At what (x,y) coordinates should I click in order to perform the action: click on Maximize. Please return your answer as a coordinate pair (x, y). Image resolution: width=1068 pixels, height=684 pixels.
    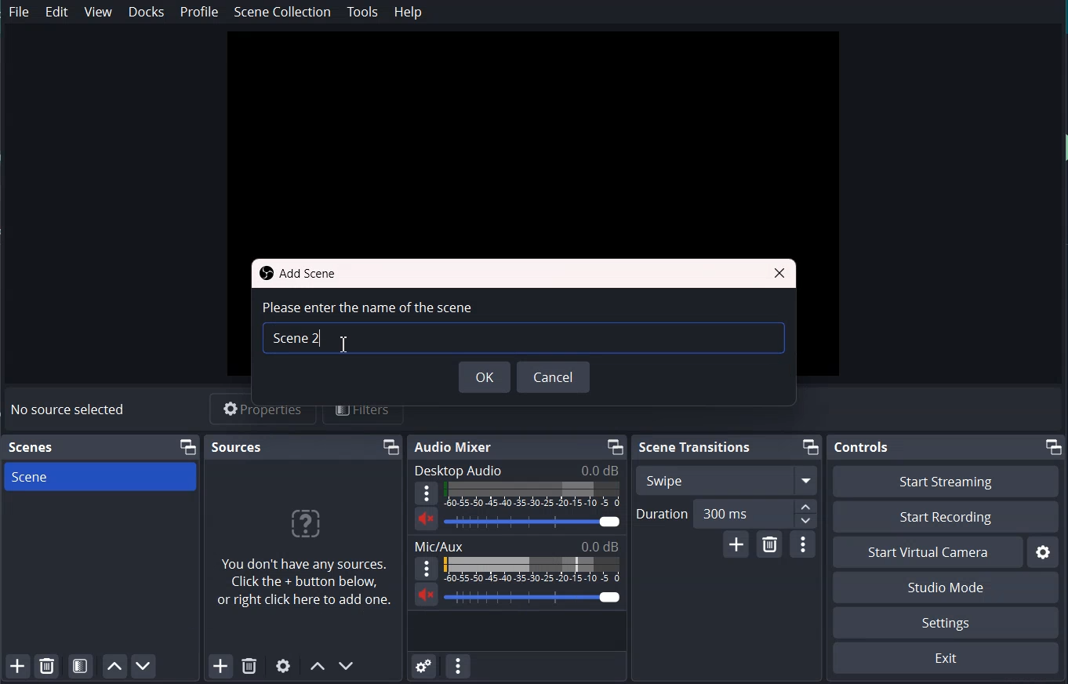
    Looking at the image, I should click on (187, 447).